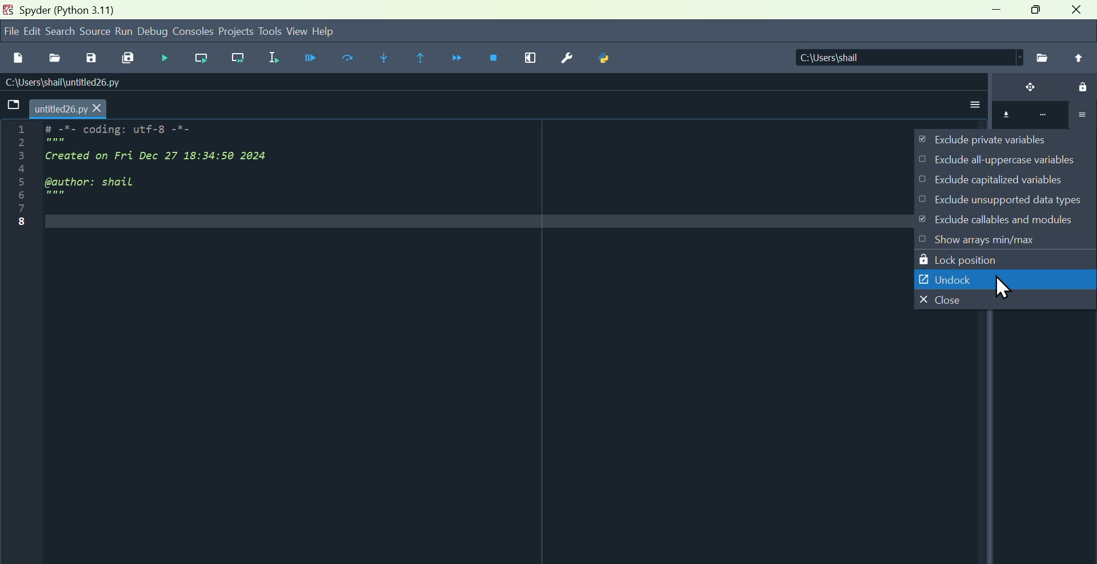  Describe the element at coordinates (237, 30) in the screenshot. I see `Projects` at that location.